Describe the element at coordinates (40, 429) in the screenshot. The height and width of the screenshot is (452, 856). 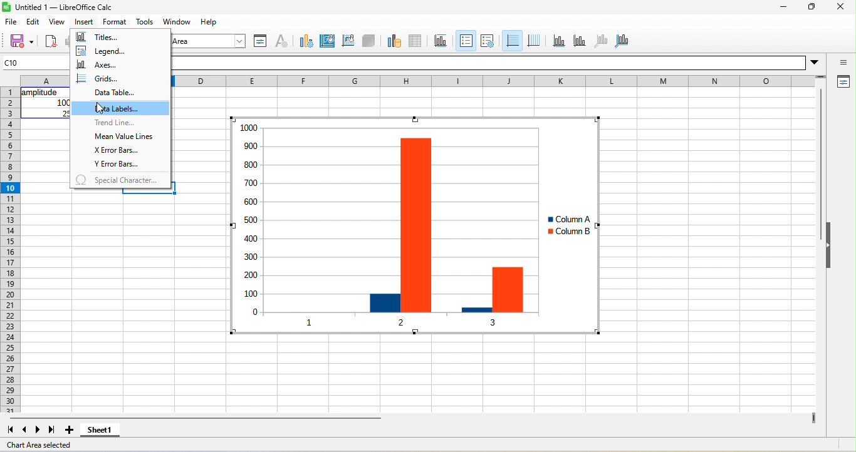
I see `next sheet` at that location.